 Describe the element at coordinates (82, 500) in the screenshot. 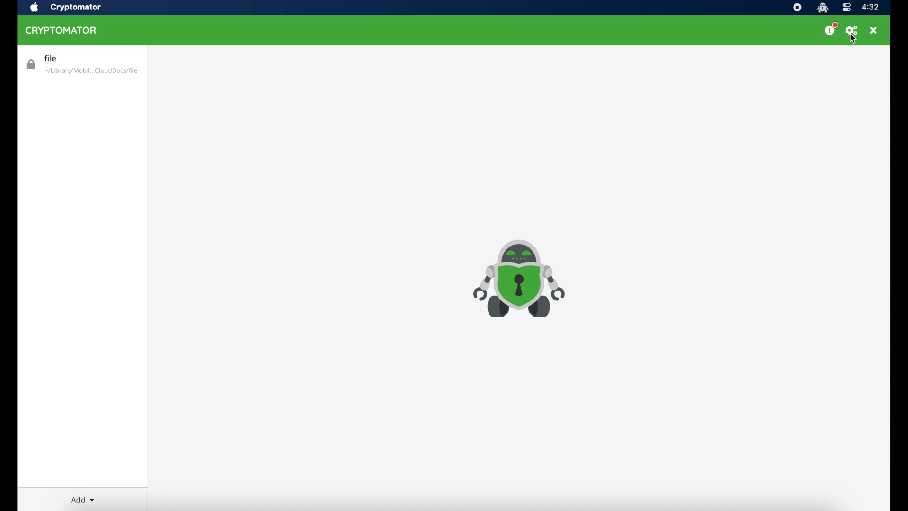

I see `add dropdown` at that location.